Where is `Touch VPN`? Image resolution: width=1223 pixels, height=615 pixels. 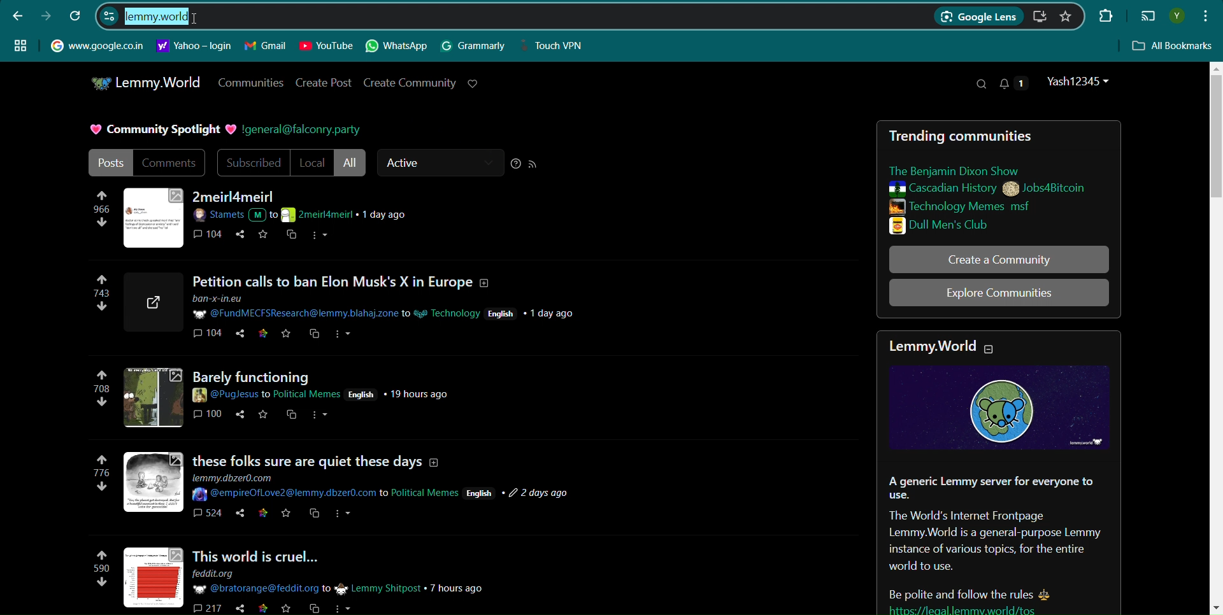 Touch VPN is located at coordinates (556, 46).